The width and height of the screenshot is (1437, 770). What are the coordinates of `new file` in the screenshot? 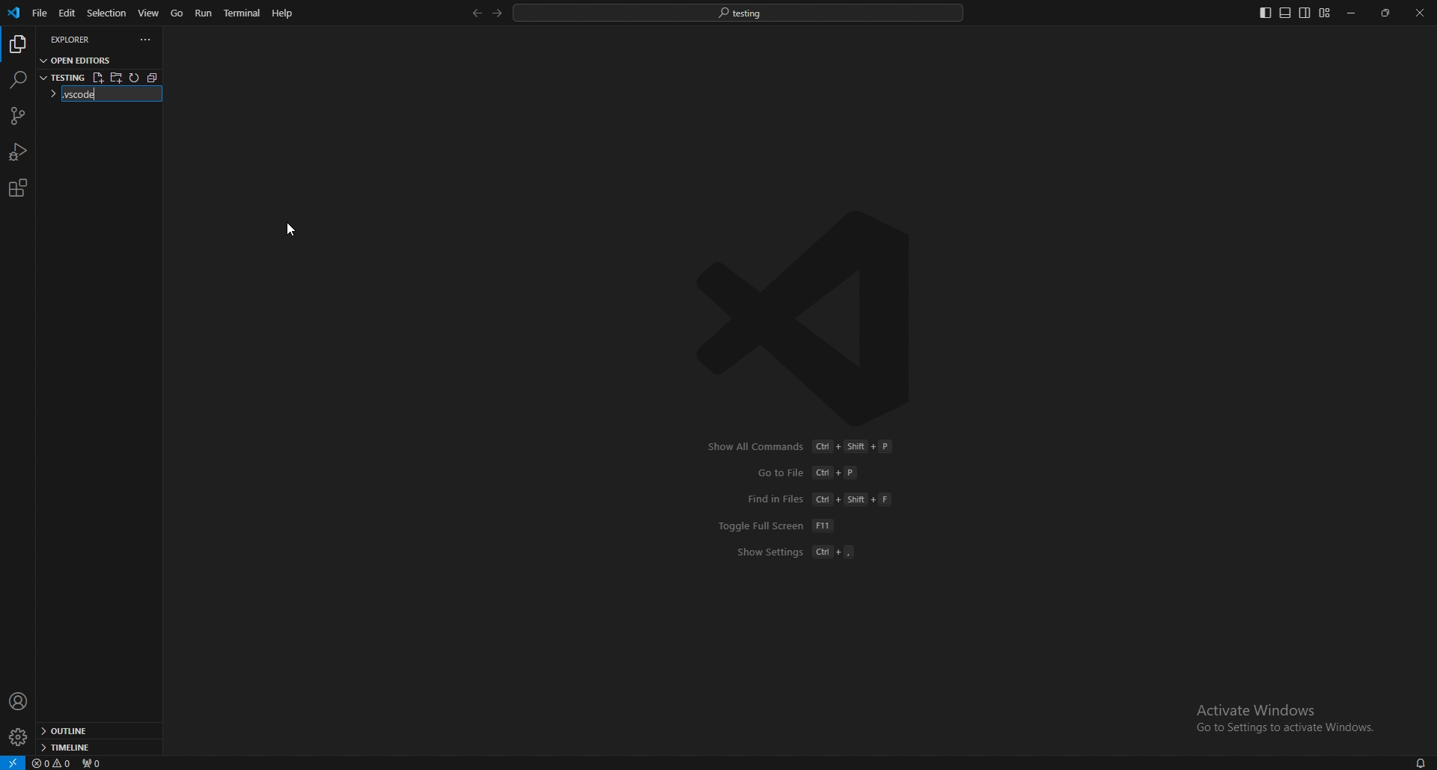 It's located at (97, 78).